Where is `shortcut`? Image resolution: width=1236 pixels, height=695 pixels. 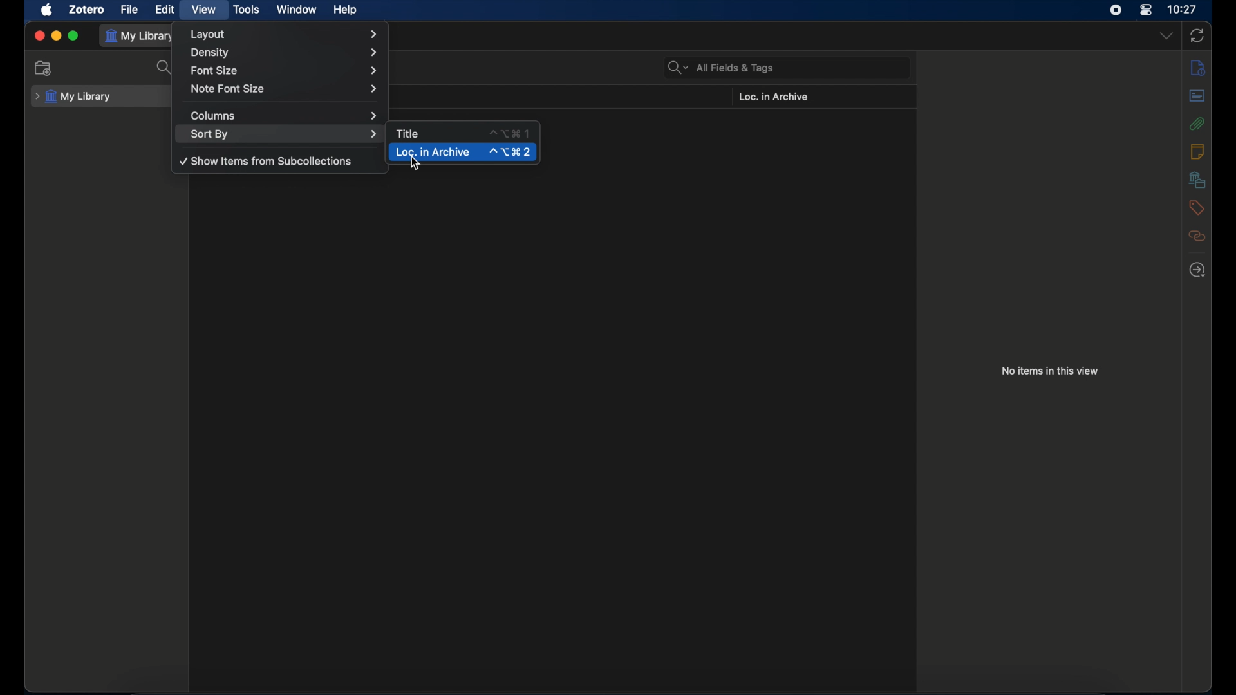
shortcut is located at coordinates (511, 153).